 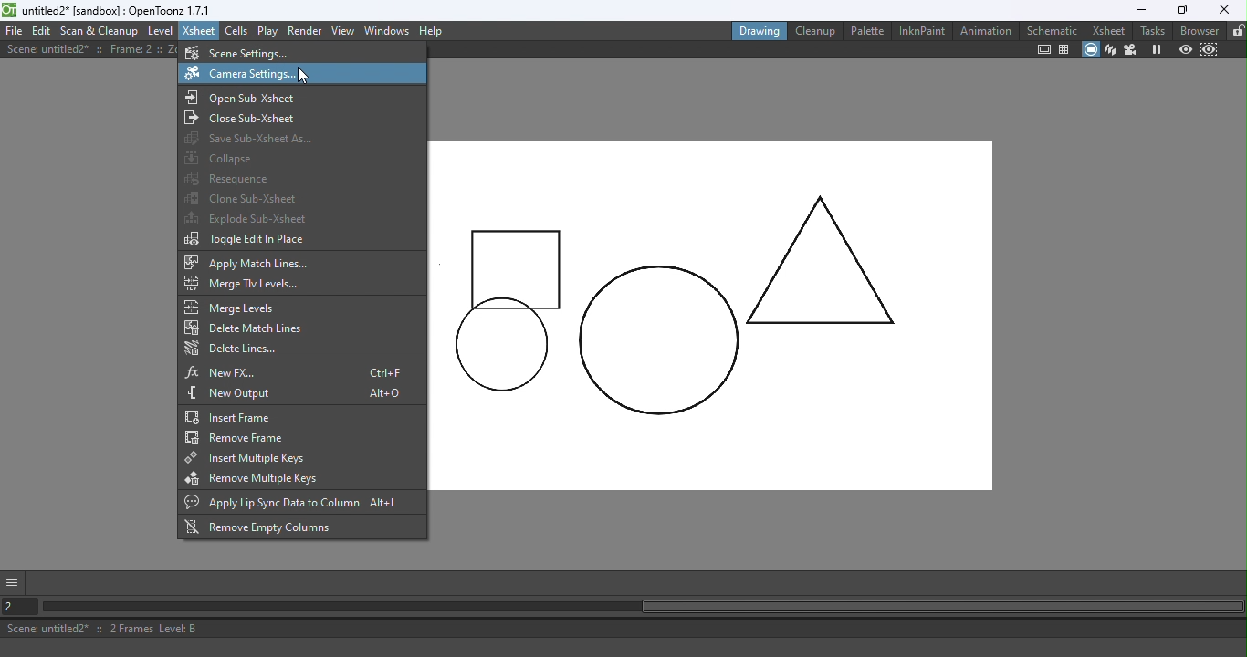 What do you see at coordinates (865, 31) in the screenshot?
I see `Palette` at bounding box center [865, 31].